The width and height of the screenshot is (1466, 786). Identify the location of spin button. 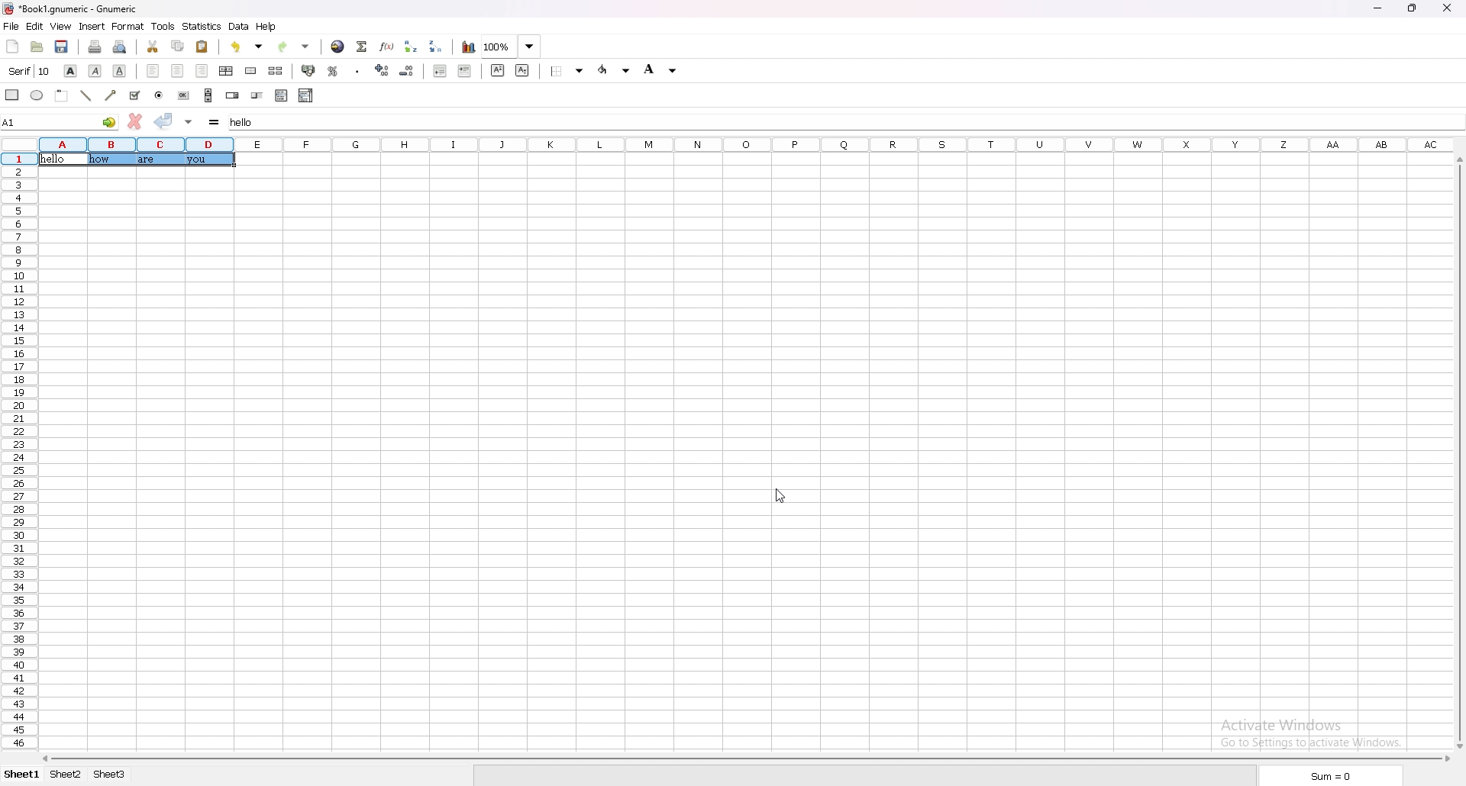
(232, 95).